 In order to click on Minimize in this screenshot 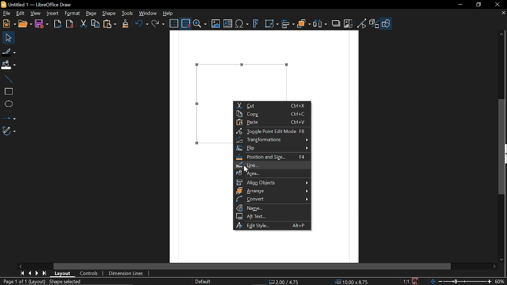, I will do `click(461, 5)`.